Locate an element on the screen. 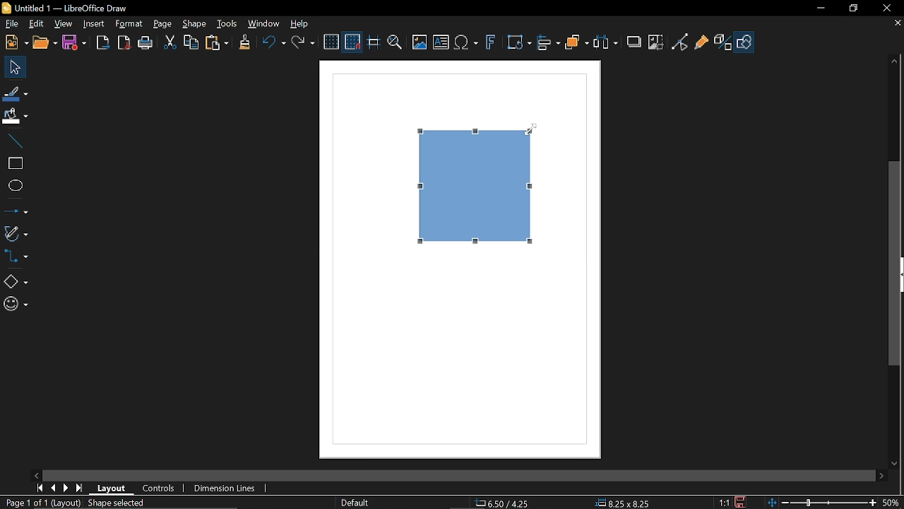 The height and width of the screenshot is (509, 904). Zoom is located at coordinates (393, 43).